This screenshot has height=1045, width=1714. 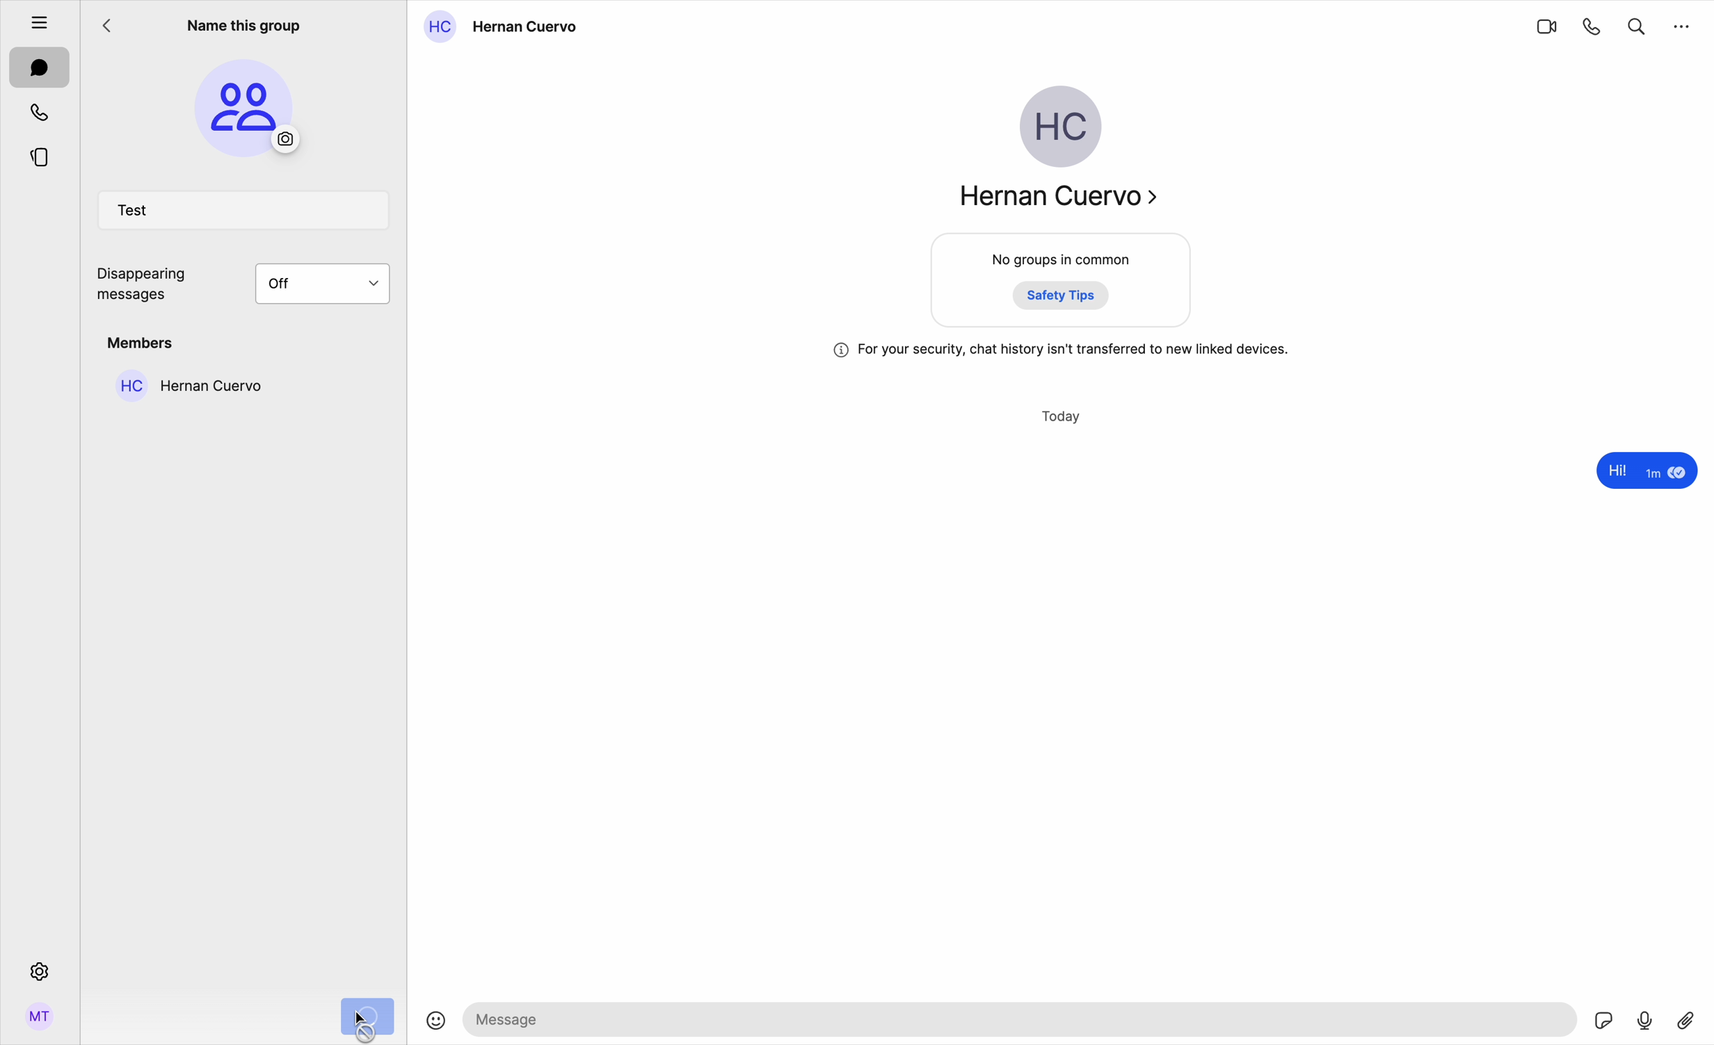 I want to click on disappearing messages options, so click(x=248, y=285).